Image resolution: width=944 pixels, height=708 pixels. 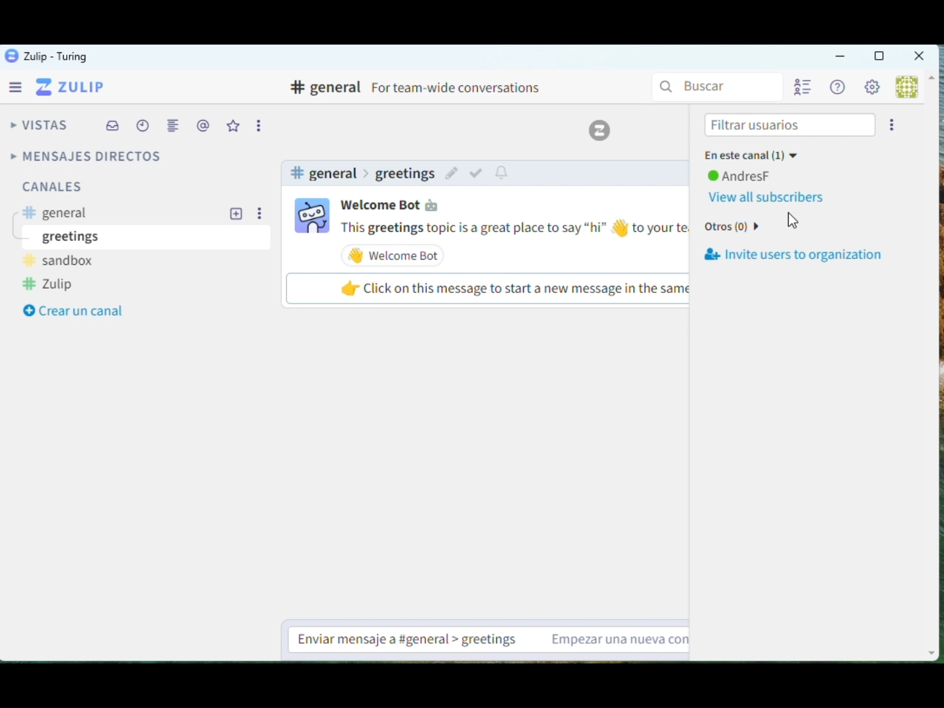 I want to click on options, so click(x=892, y=125).